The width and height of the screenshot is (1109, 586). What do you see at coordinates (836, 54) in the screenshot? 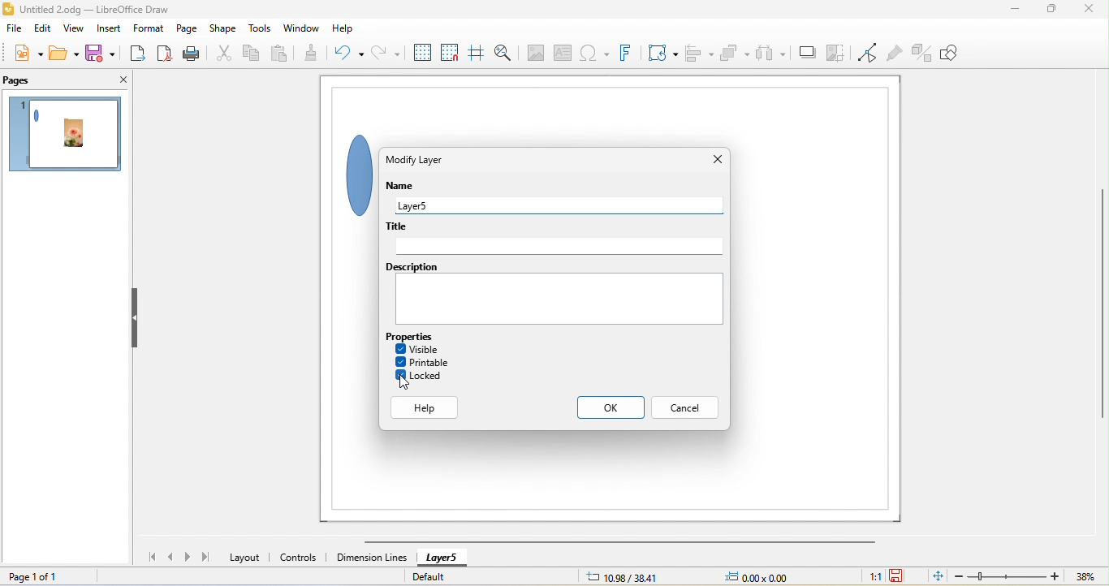
I see `crop image` at bounding box center [836, 54].